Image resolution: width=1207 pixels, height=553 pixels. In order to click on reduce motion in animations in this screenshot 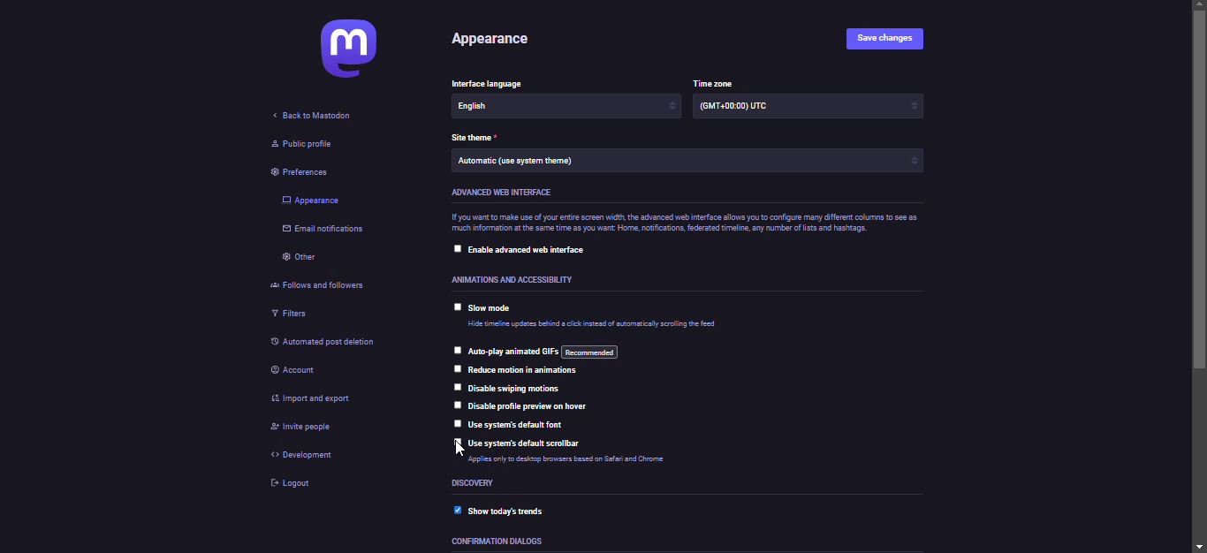, I will do `click(527, 371)`.